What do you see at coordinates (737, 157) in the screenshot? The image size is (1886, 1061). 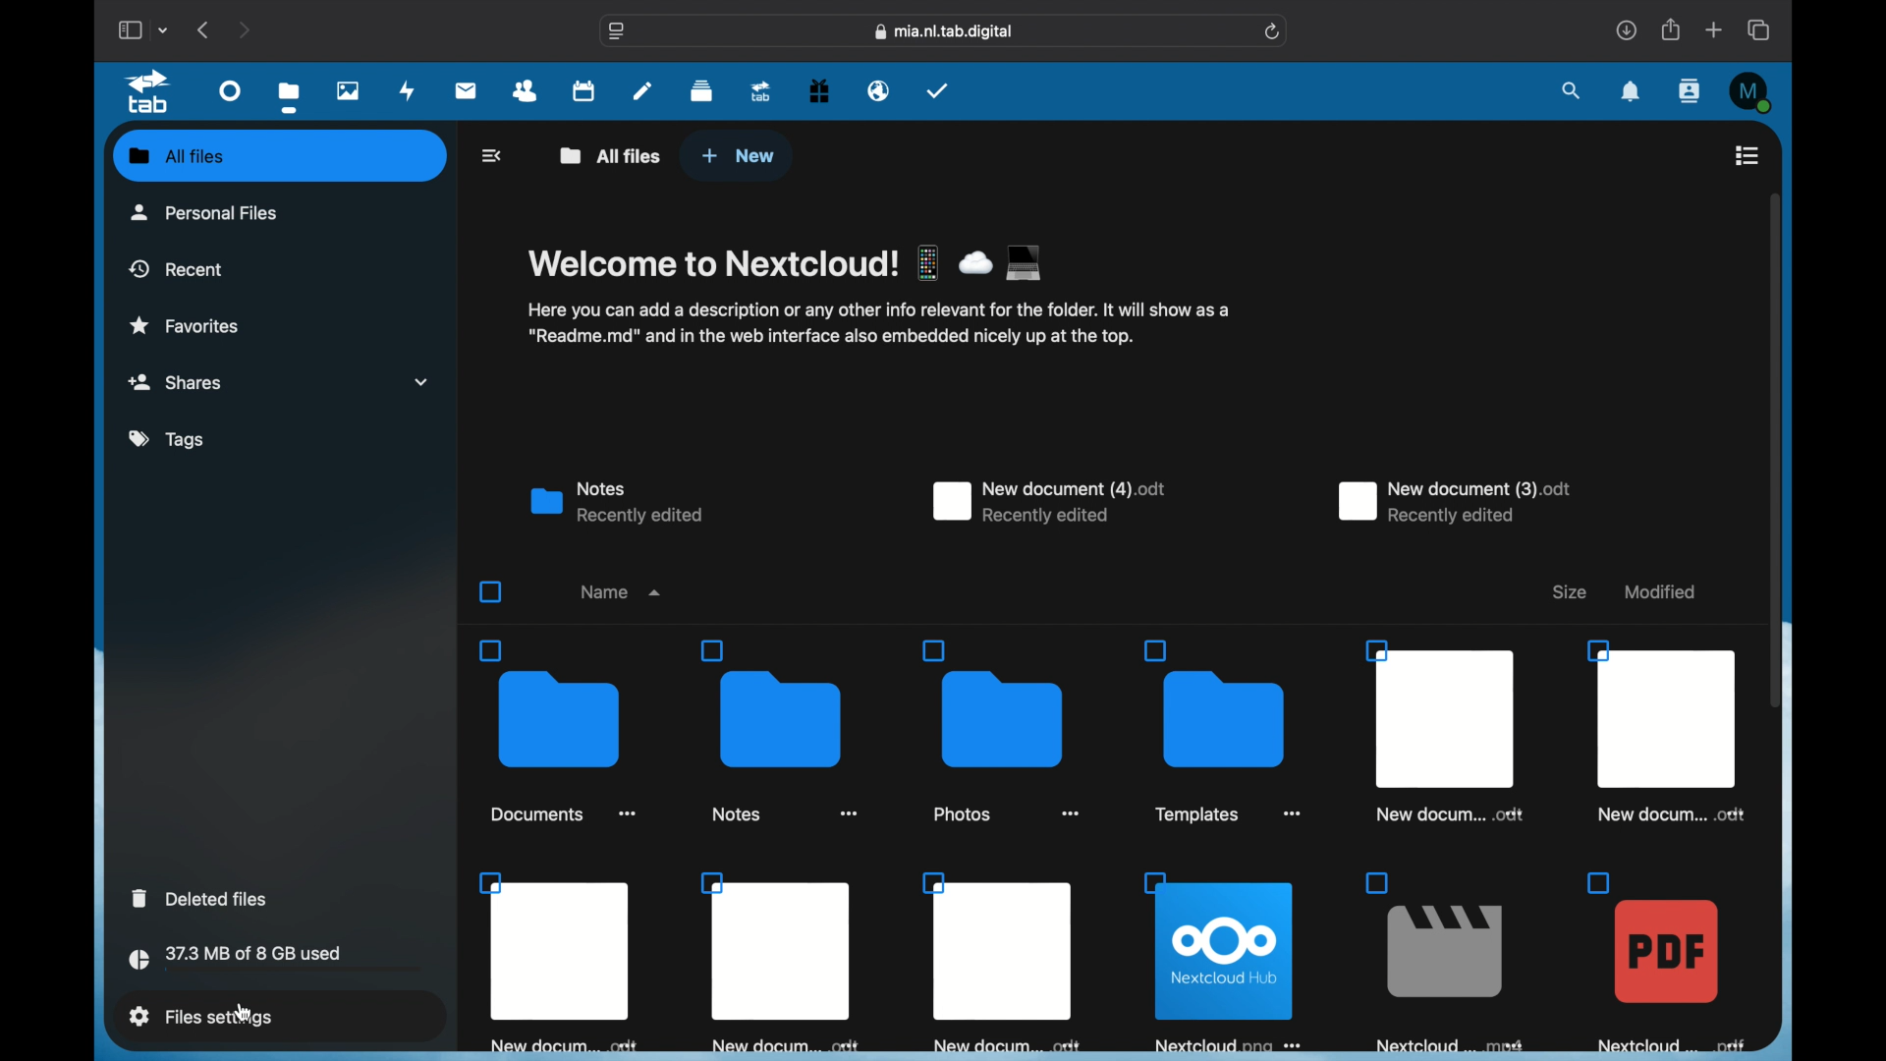 I see `new` at bounding box center [737, 157].